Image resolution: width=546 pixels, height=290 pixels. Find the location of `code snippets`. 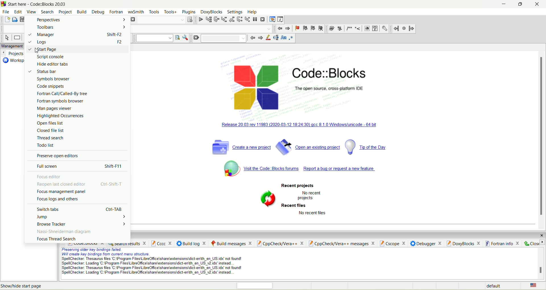

code snippets is located at coordinates (51, 87).